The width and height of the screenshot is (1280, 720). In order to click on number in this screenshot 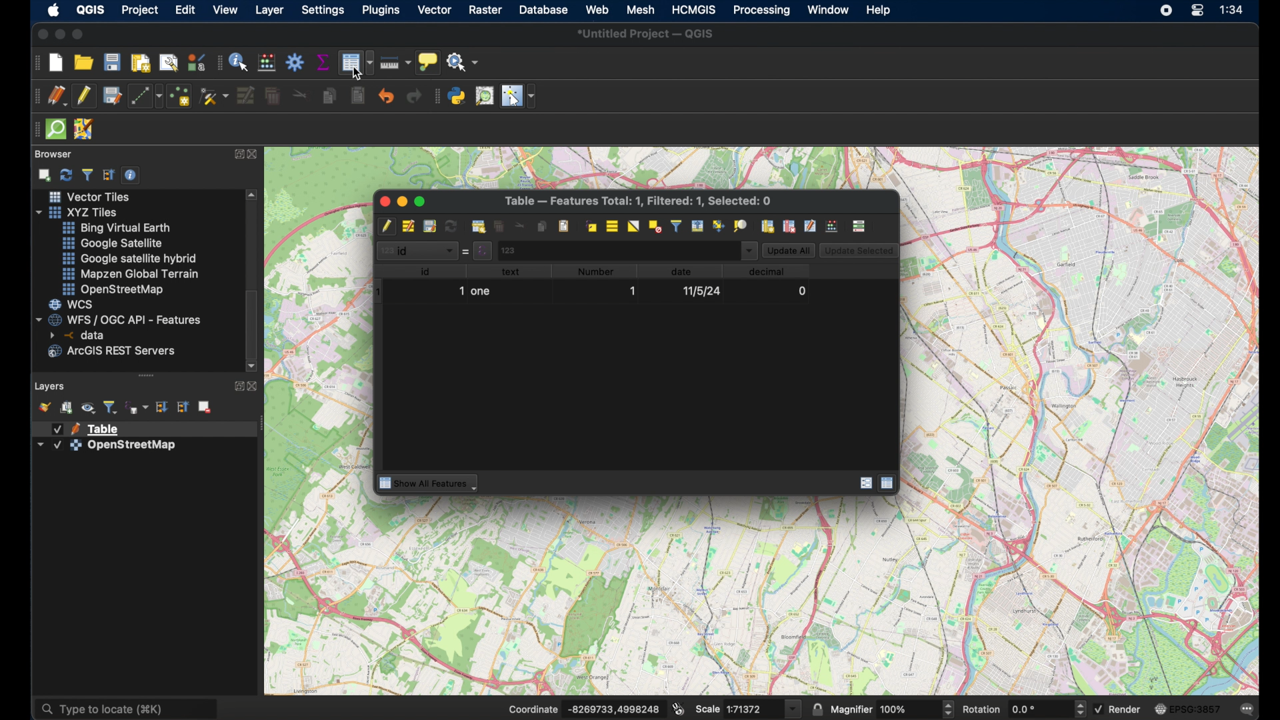, I will do `click(599, 272)`.